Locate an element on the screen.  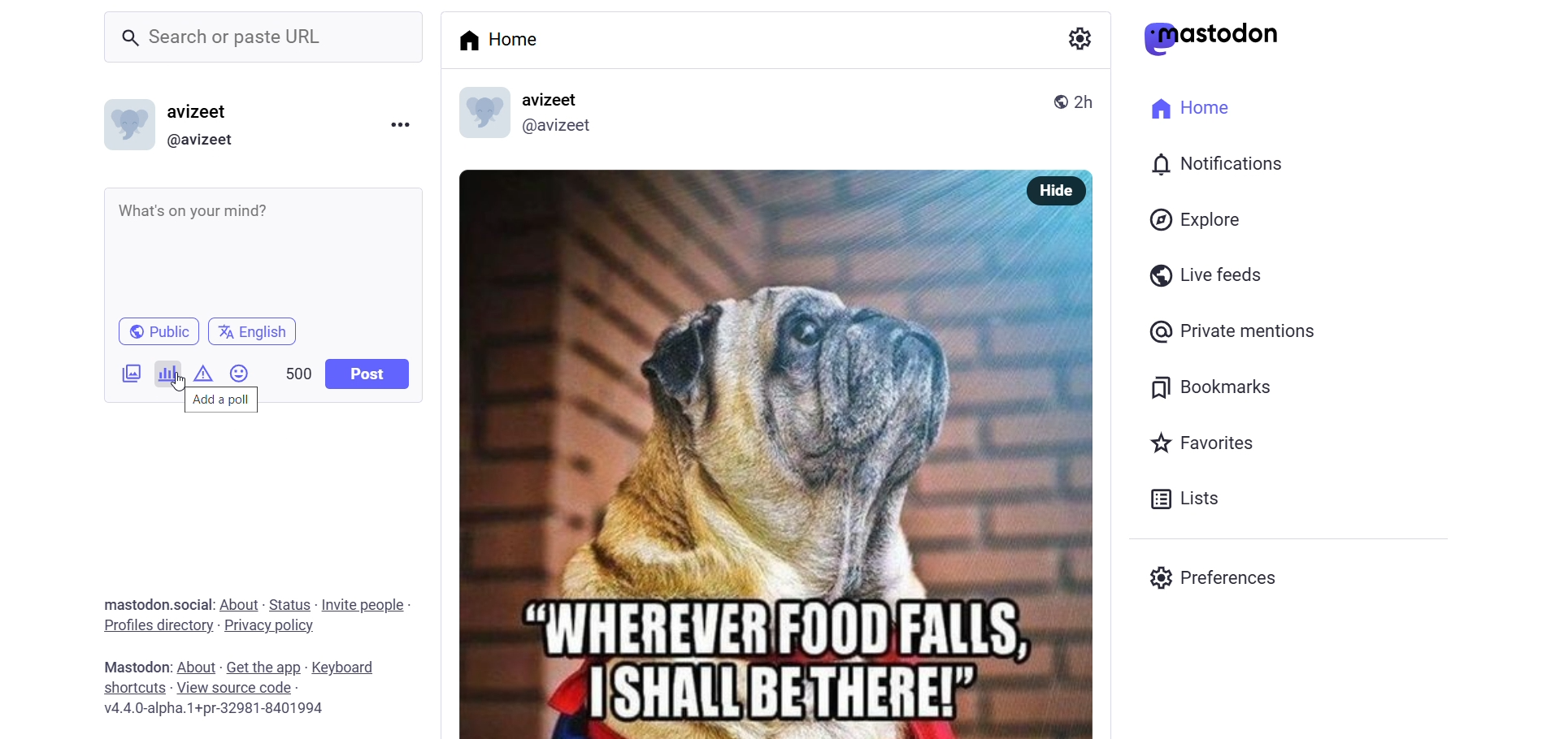
home is located at coordinates (1185, 106).